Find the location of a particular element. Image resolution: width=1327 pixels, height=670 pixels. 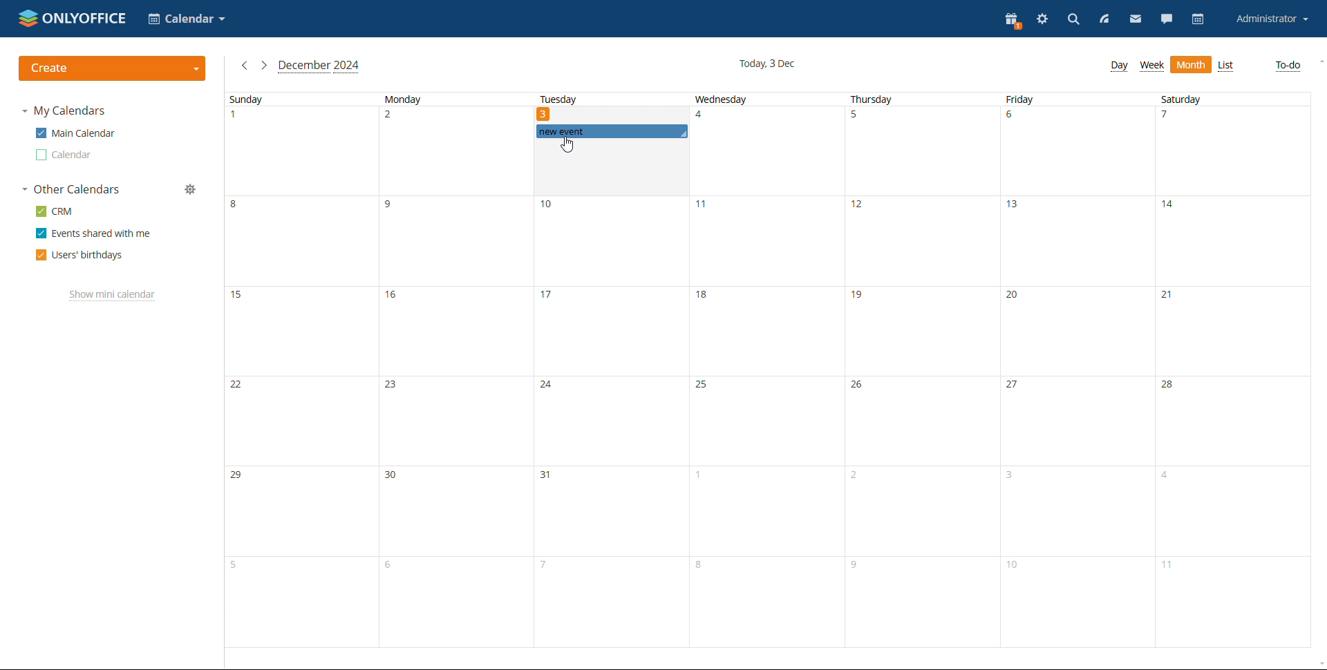

current date is located at coordinates (766, 65).